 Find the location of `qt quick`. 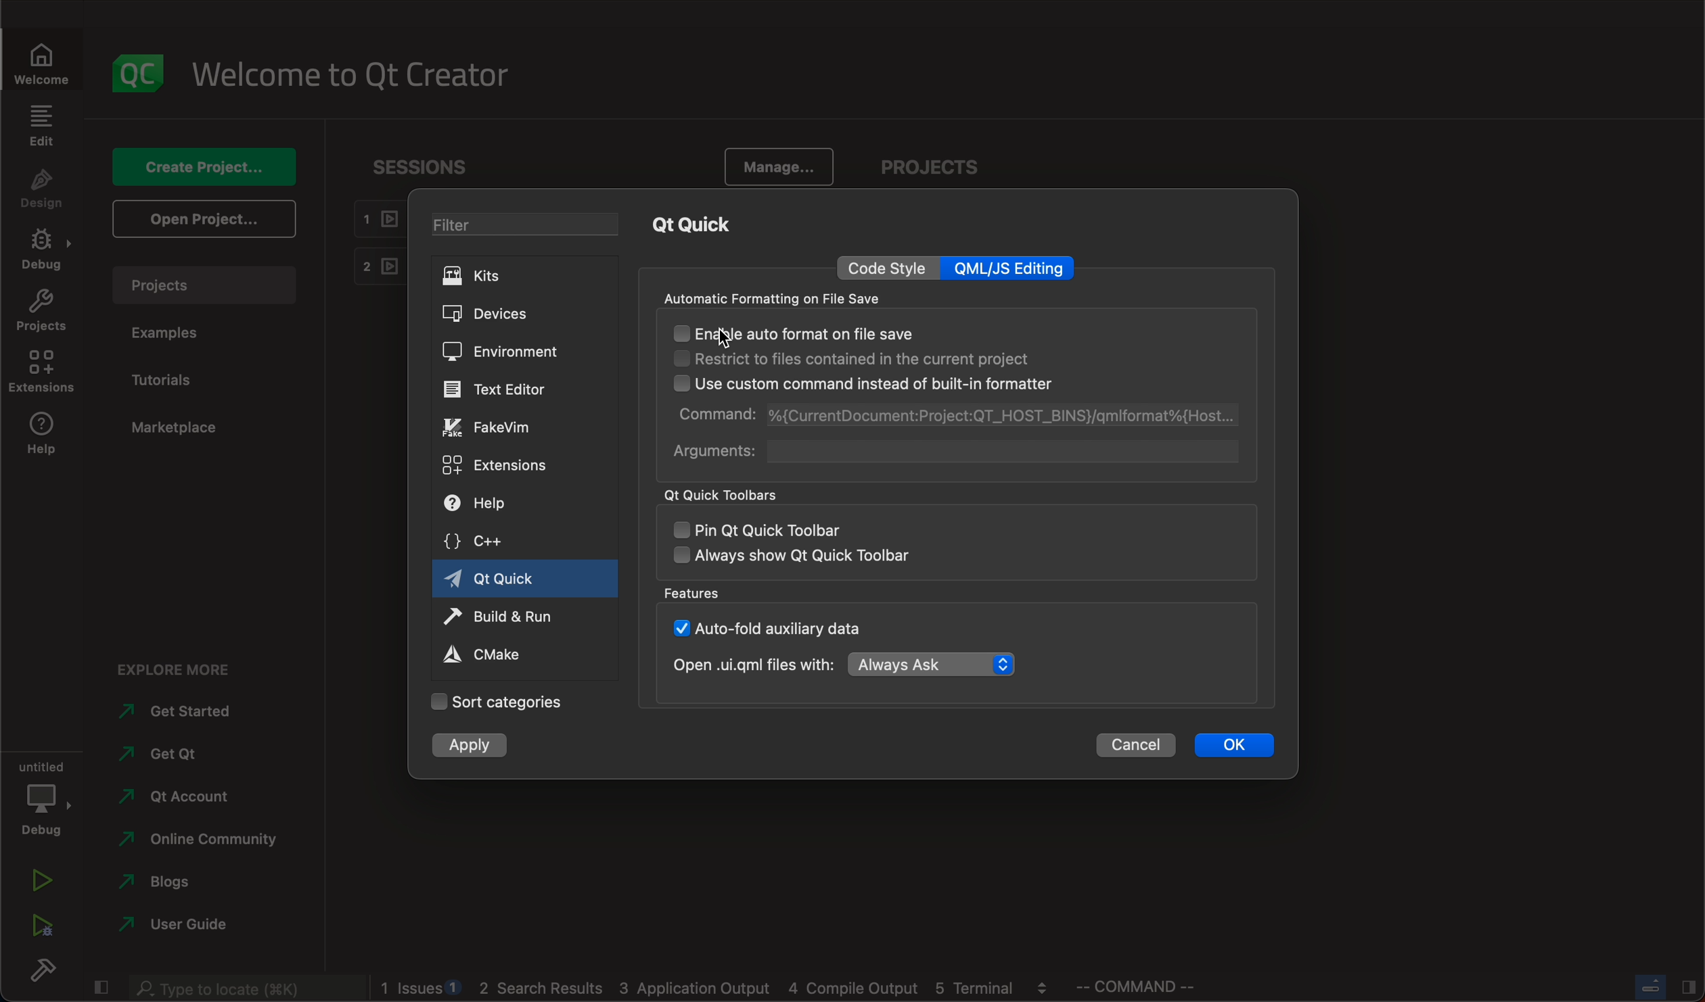

qt quick is located at coordinates (696, 224).